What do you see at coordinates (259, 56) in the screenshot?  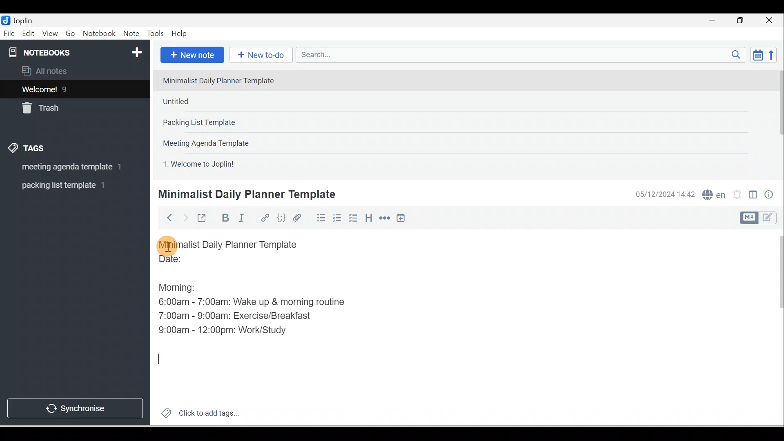 I see `New to-do` at bounding box center [259, 56].